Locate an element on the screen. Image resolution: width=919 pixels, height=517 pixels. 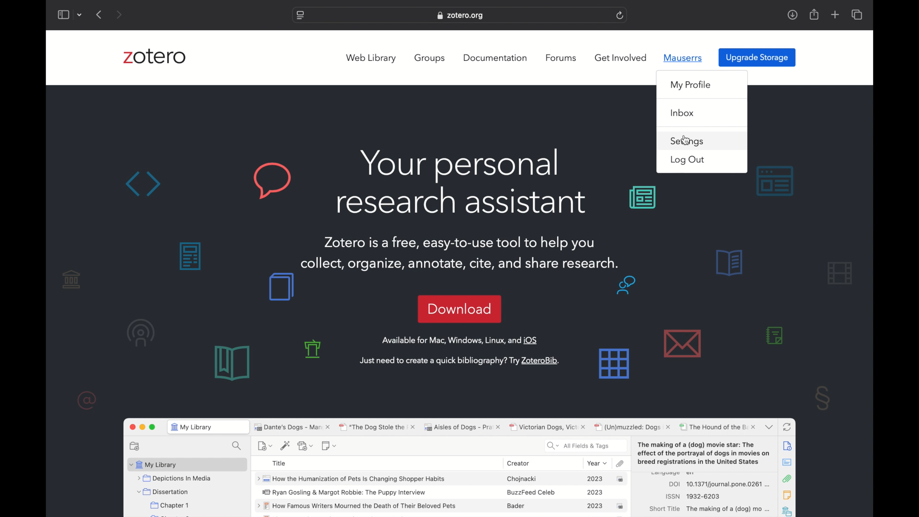
my profile is located at coordinates (690, 86).